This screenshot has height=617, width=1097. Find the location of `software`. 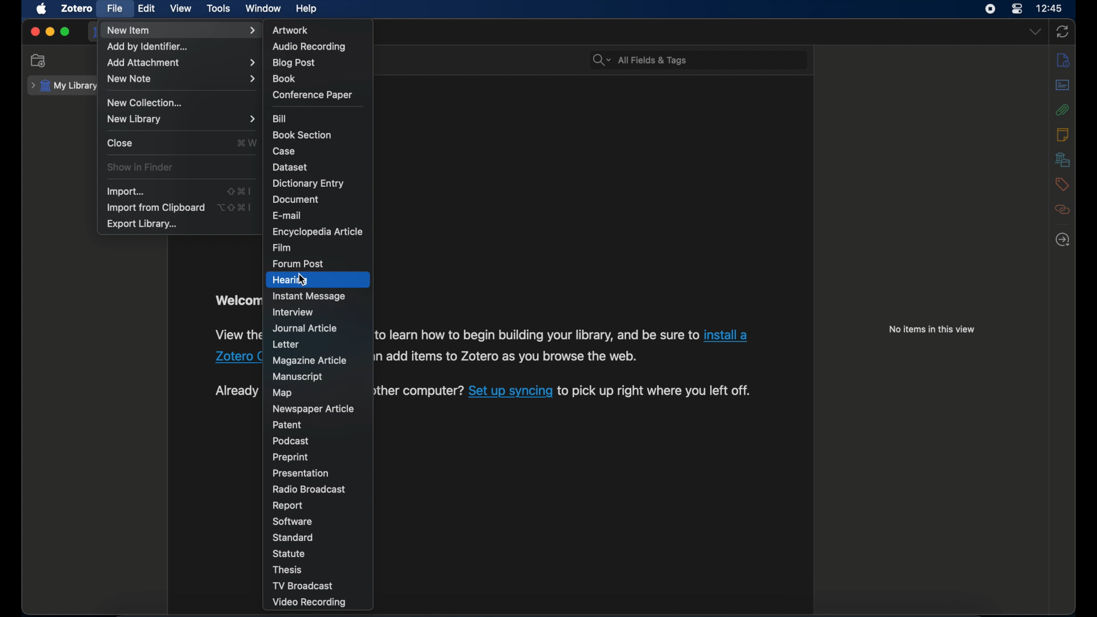

software is located at coordinates (293, 522).